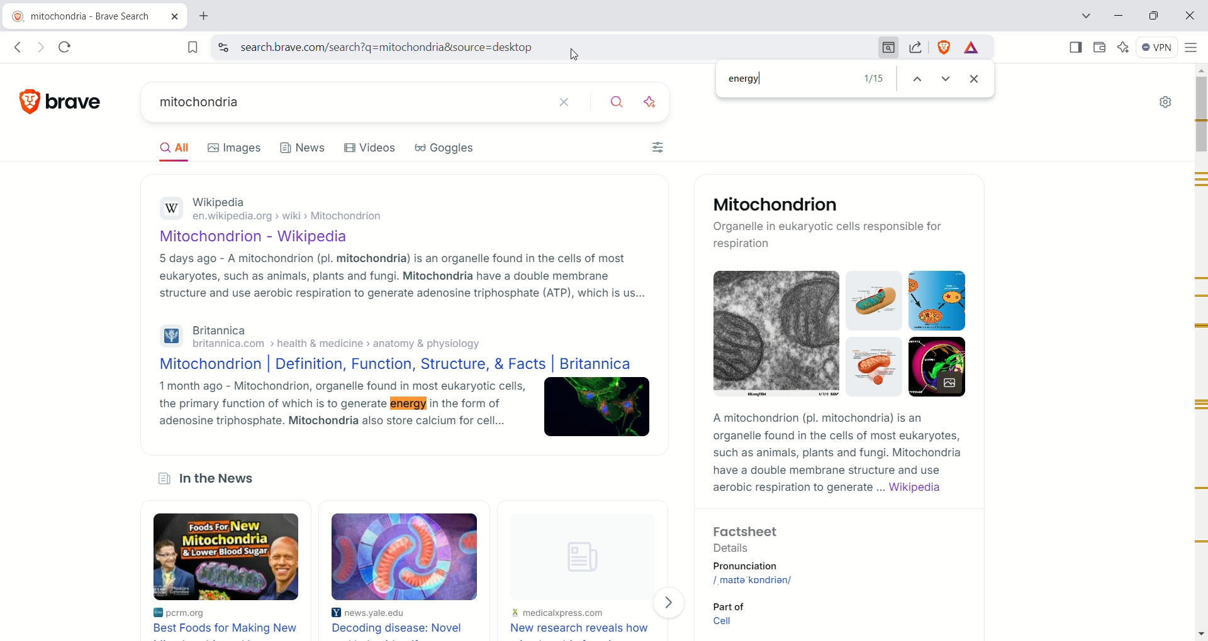  Describe the element at coordinates (775, 581) in the screenshot. I see `/, maIta' kondrian/` at that location.